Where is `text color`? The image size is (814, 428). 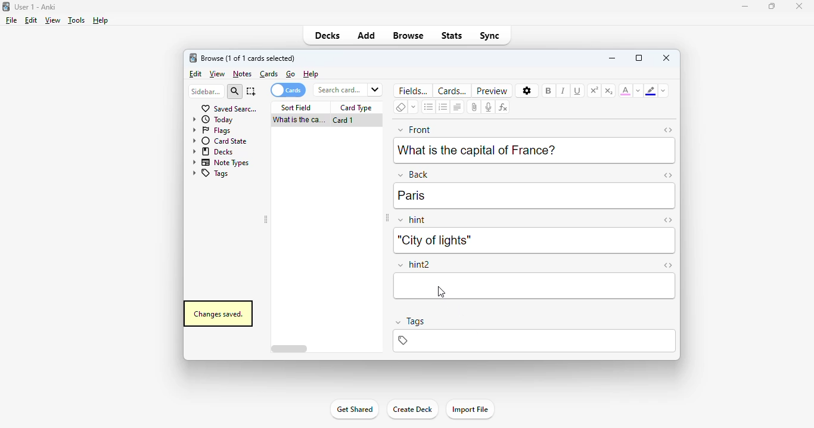 text color is located at coordinates (626, 90).